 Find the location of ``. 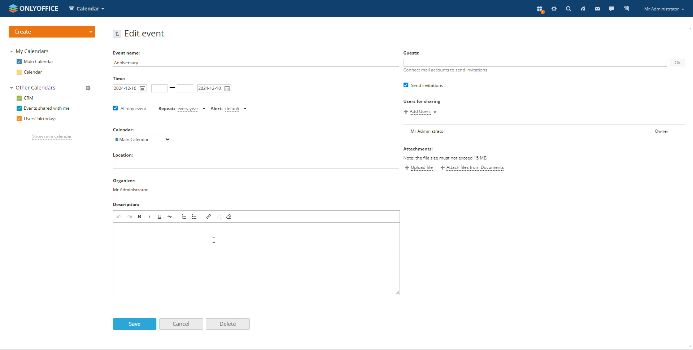

 is located at coordinates (252, 259).